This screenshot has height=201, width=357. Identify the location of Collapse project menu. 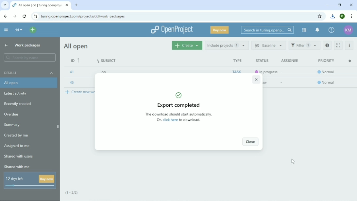
(6, 30).